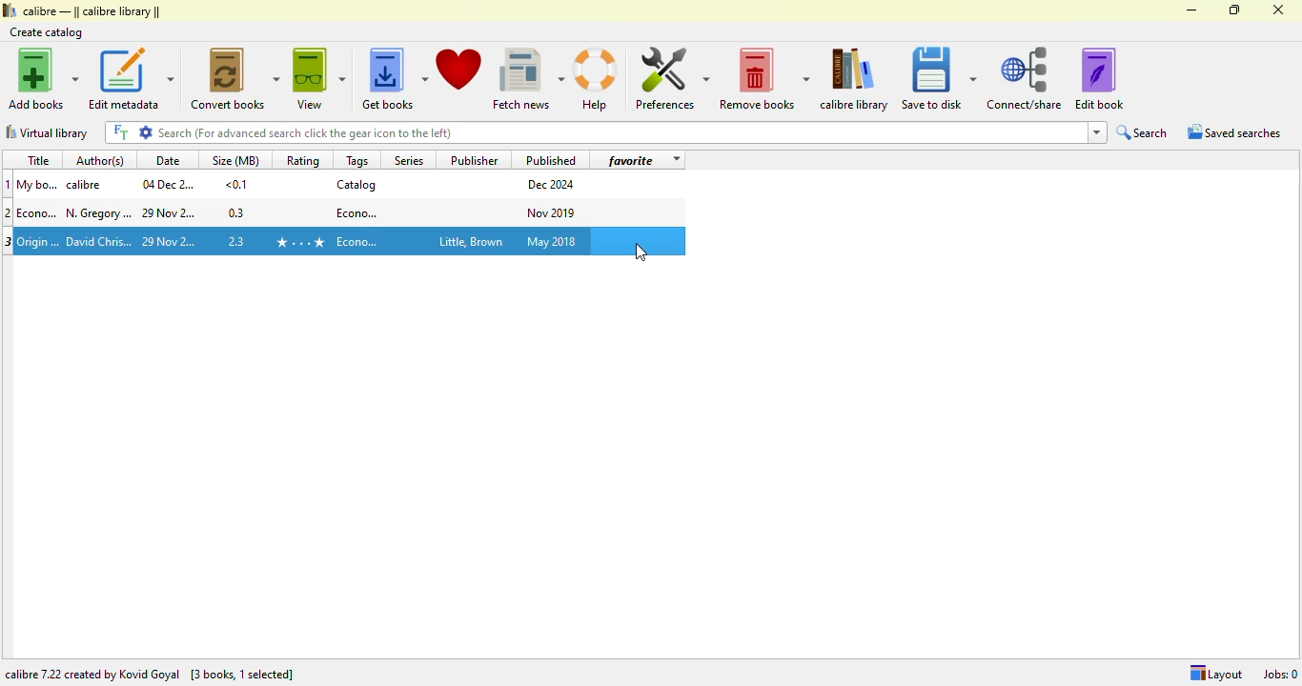 The height and width of the screenshot is (686, 1302). What do you see at coordinates (551, 159) in the screenshot?
I see `published` at bounding box center [551, 159].